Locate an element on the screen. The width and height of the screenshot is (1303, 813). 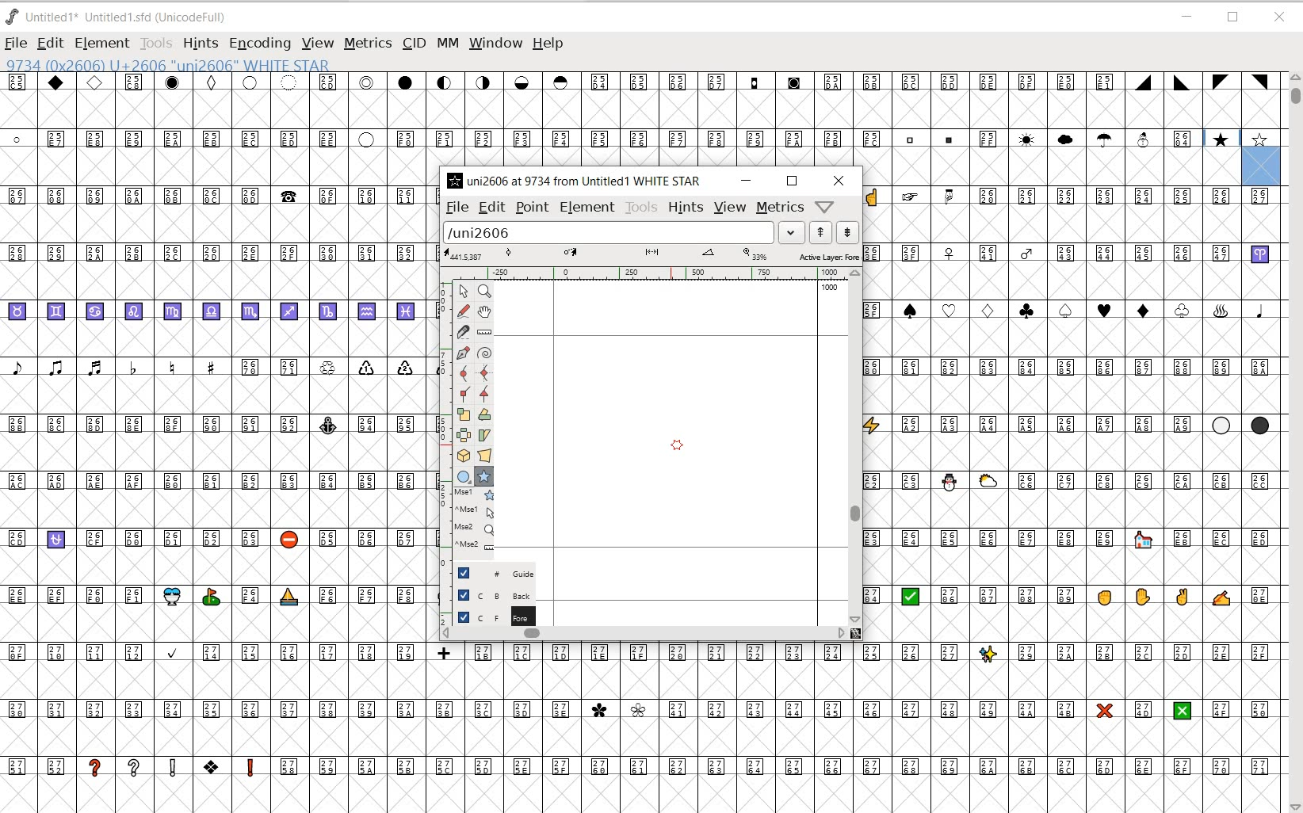
CURSOR is located at coordinates (823, 60).